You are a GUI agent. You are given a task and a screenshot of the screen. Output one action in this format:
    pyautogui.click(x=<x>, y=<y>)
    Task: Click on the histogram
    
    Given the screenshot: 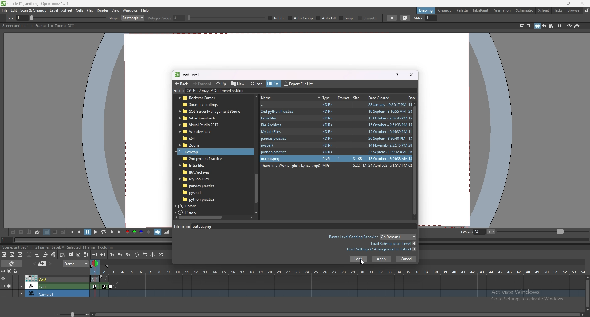 What is the action you would take?
    pyautogui.click(x=167, y=232)
    